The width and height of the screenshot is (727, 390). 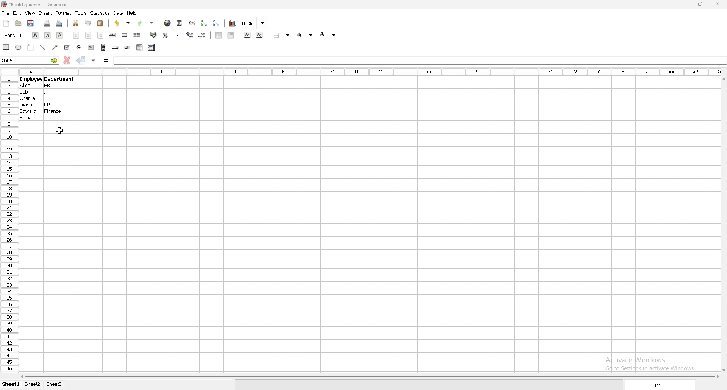 I want to click on hr, so click(x=49, y=86).